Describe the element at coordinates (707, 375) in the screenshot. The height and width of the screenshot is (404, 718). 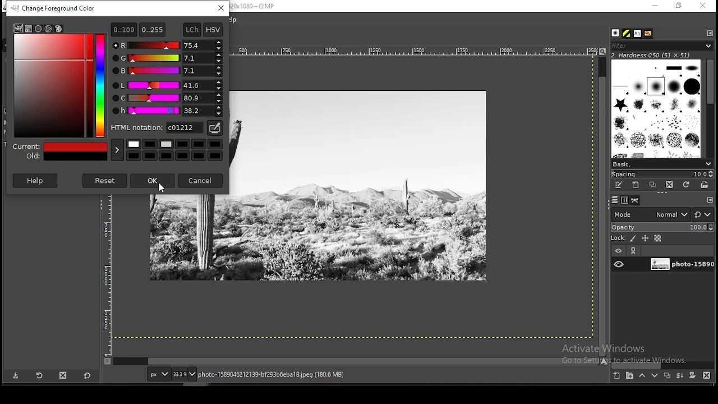
I see `delete this layer` at that location.